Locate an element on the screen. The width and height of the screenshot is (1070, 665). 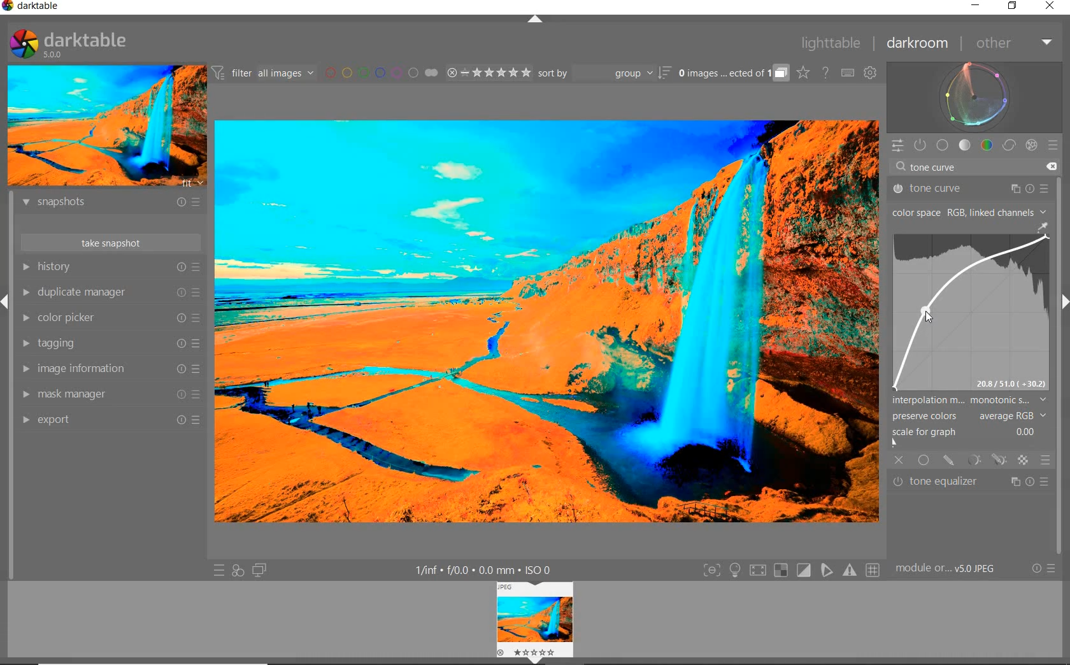
Expand/Collapse is located at coordinates (536, 661).